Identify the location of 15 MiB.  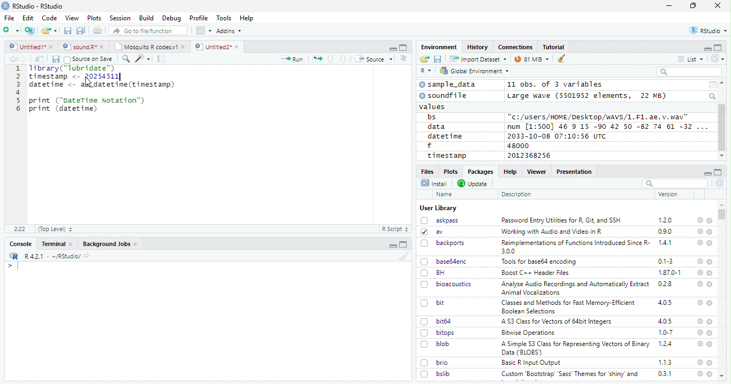
(532, 59).